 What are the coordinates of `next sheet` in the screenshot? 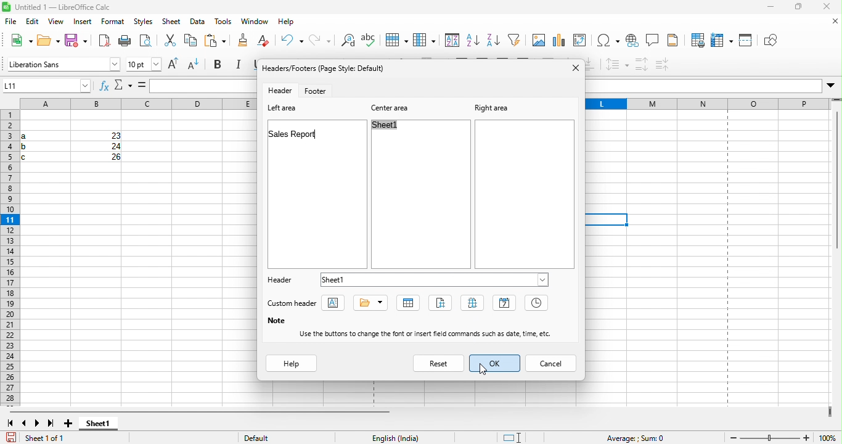 It's located at (38, 421).